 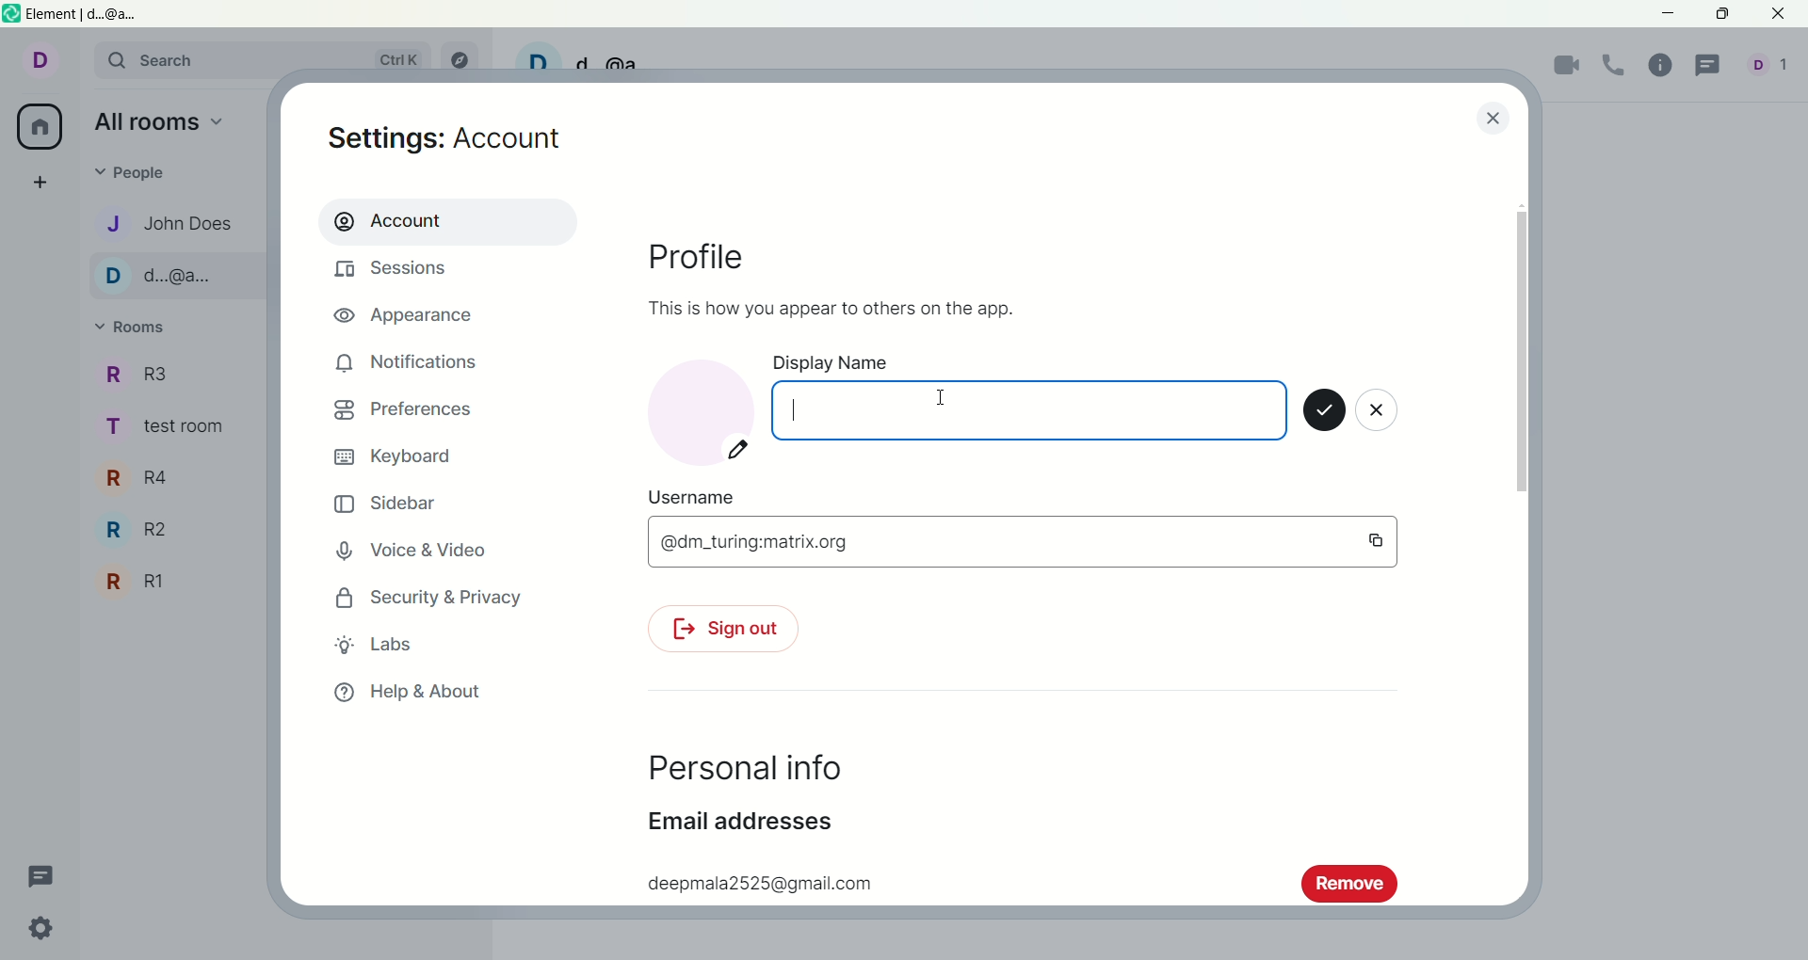 What do you see at coordinates (150, 375) in the screenshot?
I see `R3` at bounding box center [150, 375].